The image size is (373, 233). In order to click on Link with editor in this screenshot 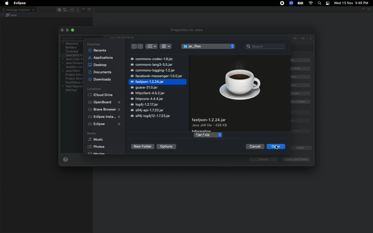, I will do `click(65, 10)`.